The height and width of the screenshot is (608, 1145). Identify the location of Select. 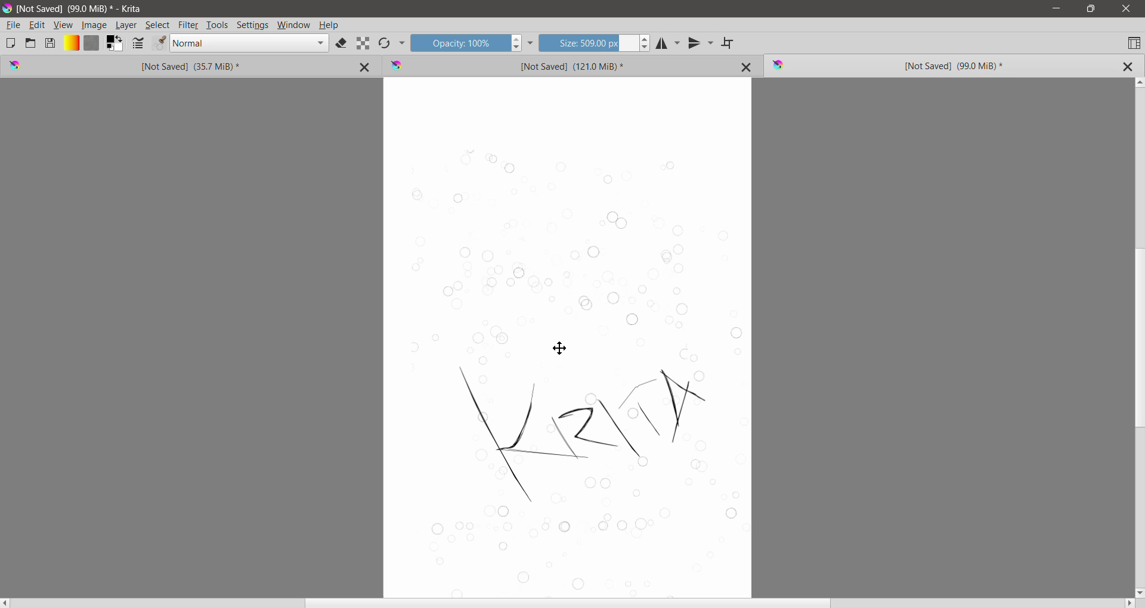
(158, 25).